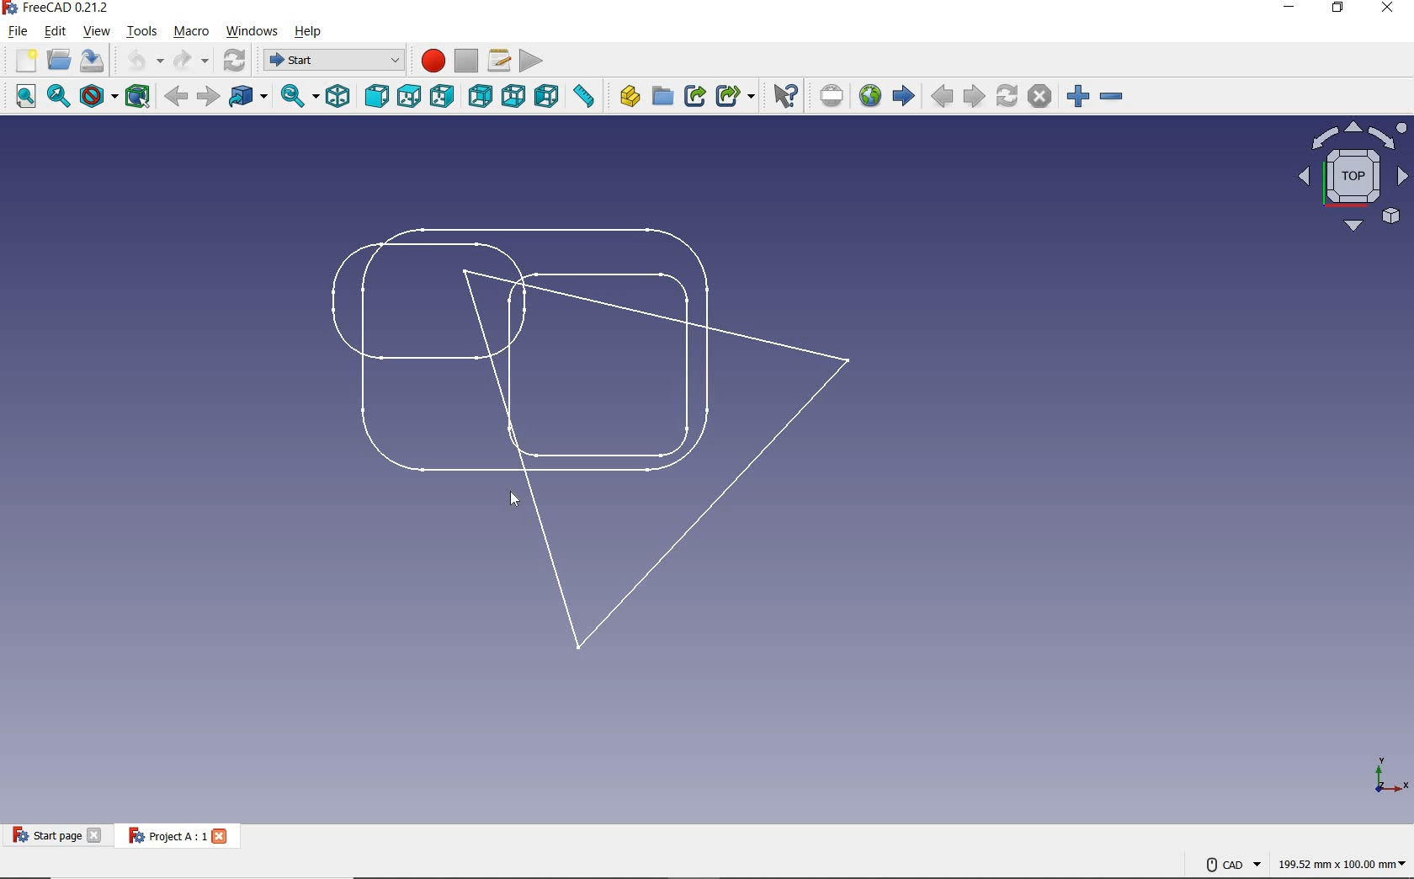  Describe the element at coordinates (626, 95) in the screenshot. I see `CREATE PART` at that location.